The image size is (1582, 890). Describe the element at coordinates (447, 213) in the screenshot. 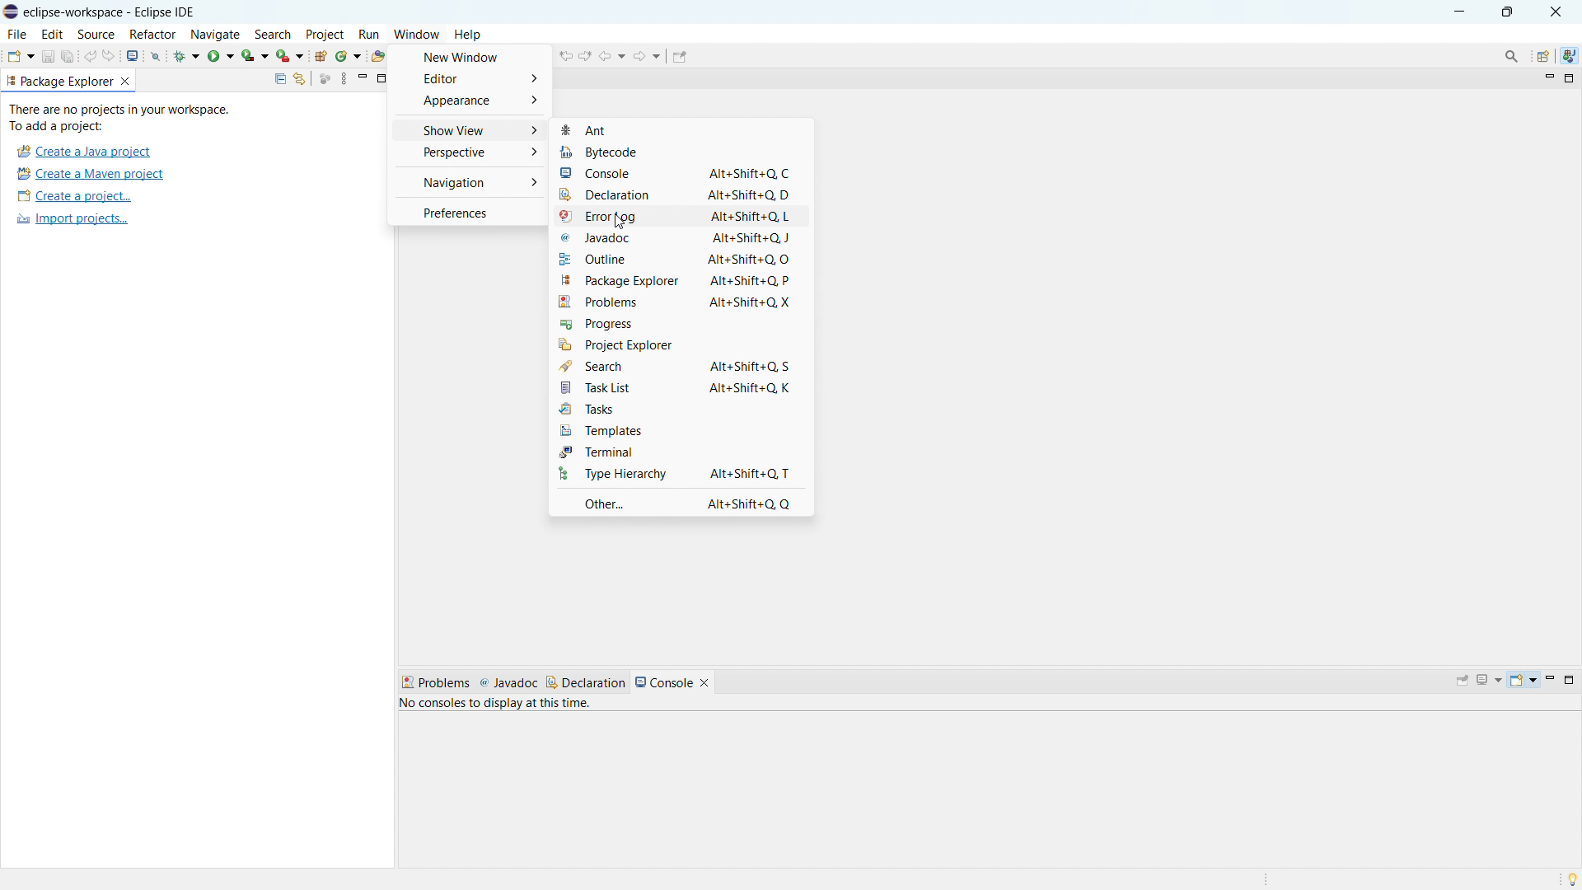

I see `Preferences` at that location.